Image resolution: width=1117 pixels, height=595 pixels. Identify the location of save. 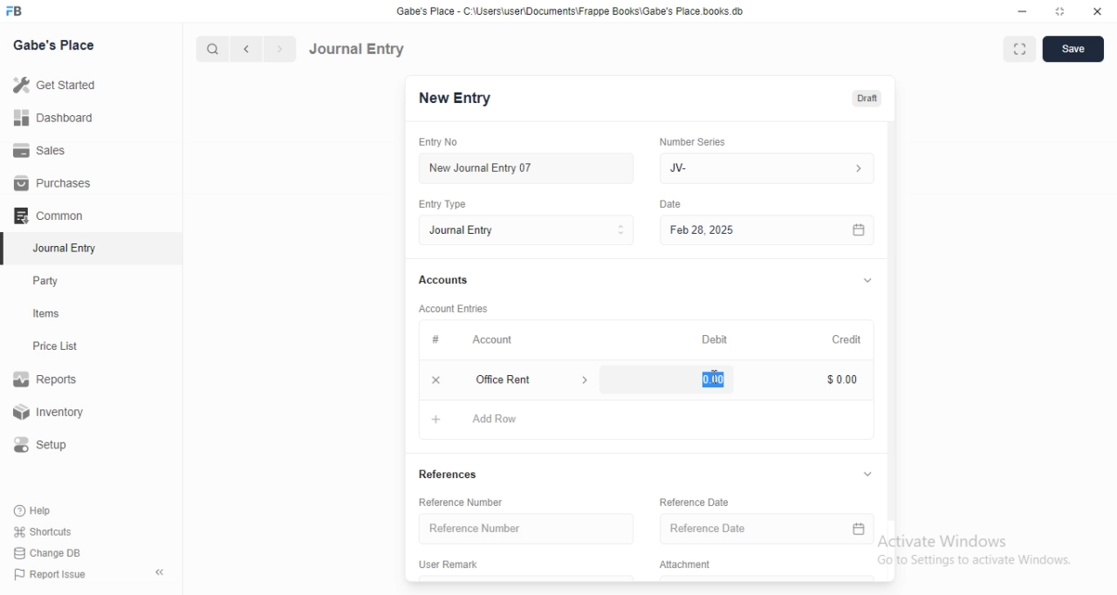
(1074, 49).